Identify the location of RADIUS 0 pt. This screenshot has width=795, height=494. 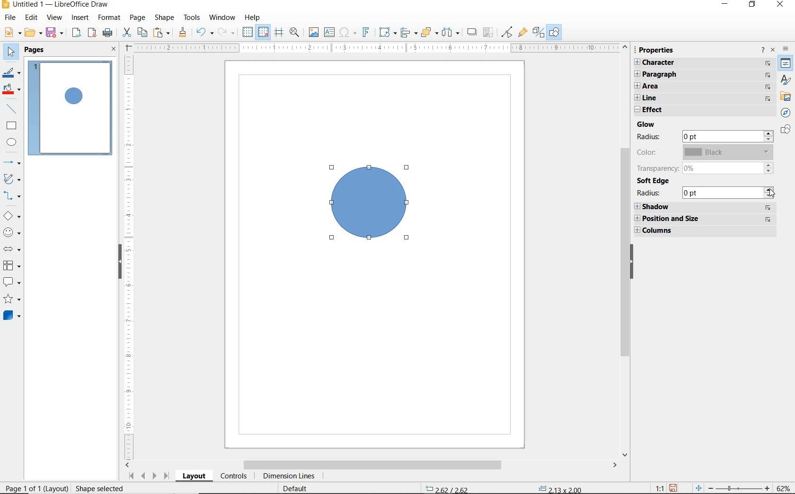
(697, 137).